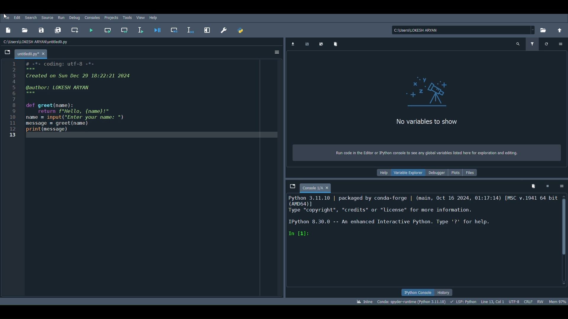  What do you see at coordinates (411, 301) in the screenshot?
I see `Version` at bounding box center [411, 301].